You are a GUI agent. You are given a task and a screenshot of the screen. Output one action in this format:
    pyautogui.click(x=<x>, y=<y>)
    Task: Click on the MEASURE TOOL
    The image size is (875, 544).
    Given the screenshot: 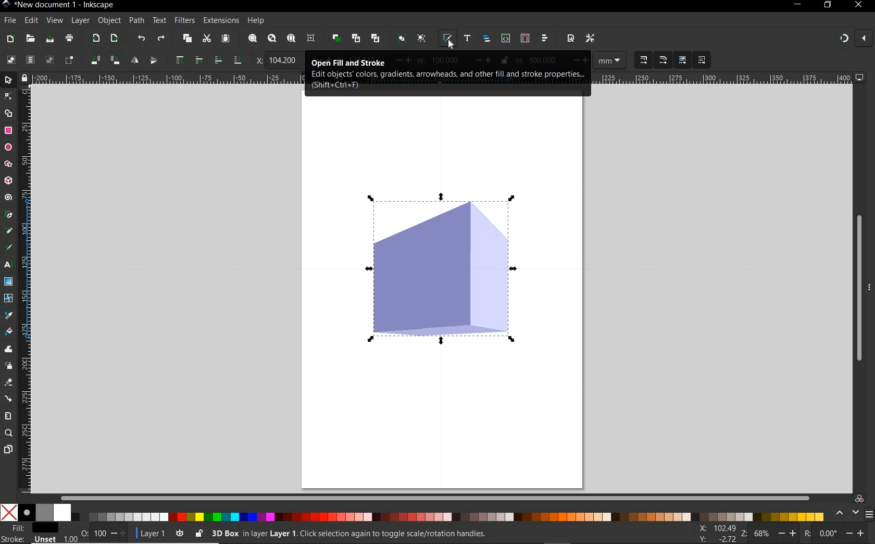 What is the action you would take?
    pyautogui.click(x=8, y=415)
    